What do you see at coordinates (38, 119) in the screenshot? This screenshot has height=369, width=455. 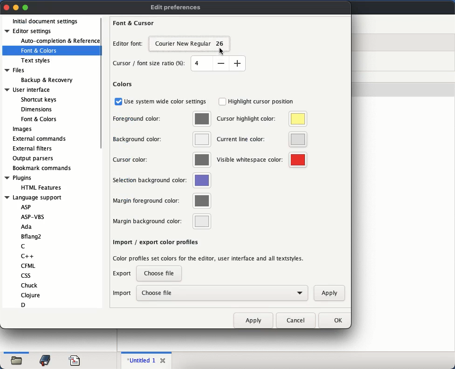 I see `Font & Colors` at bounding box center [38, 119].